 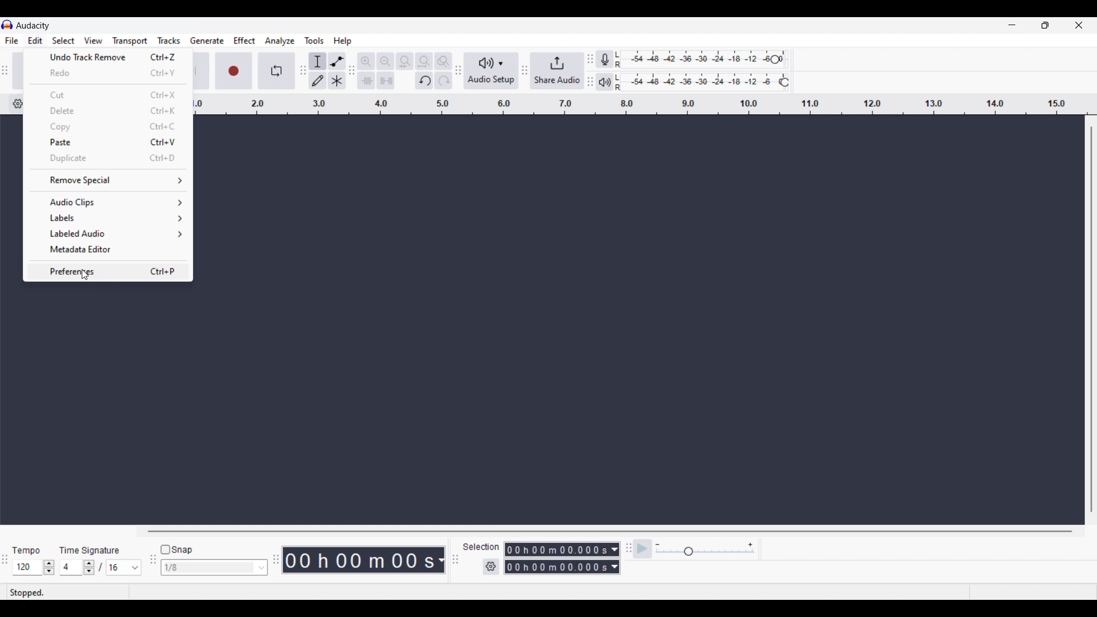 I want to click on Remove special options , so click(x=109, y=180).